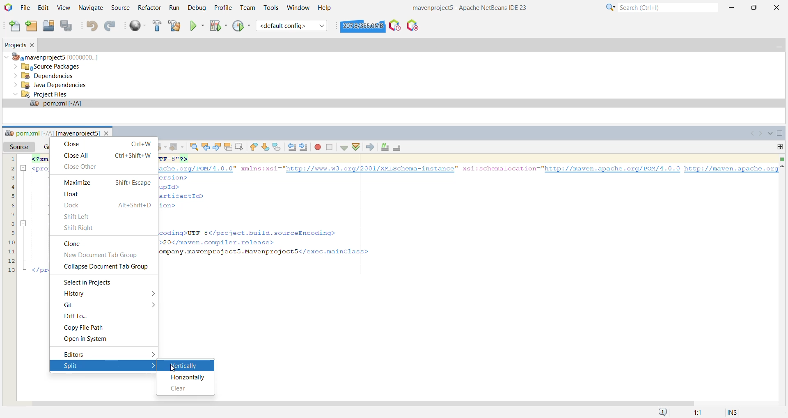 The height and width of the screenshot is (418, 788). Describe the element at coordinates (64, 8) in the screenshot. I see `View` at that location.